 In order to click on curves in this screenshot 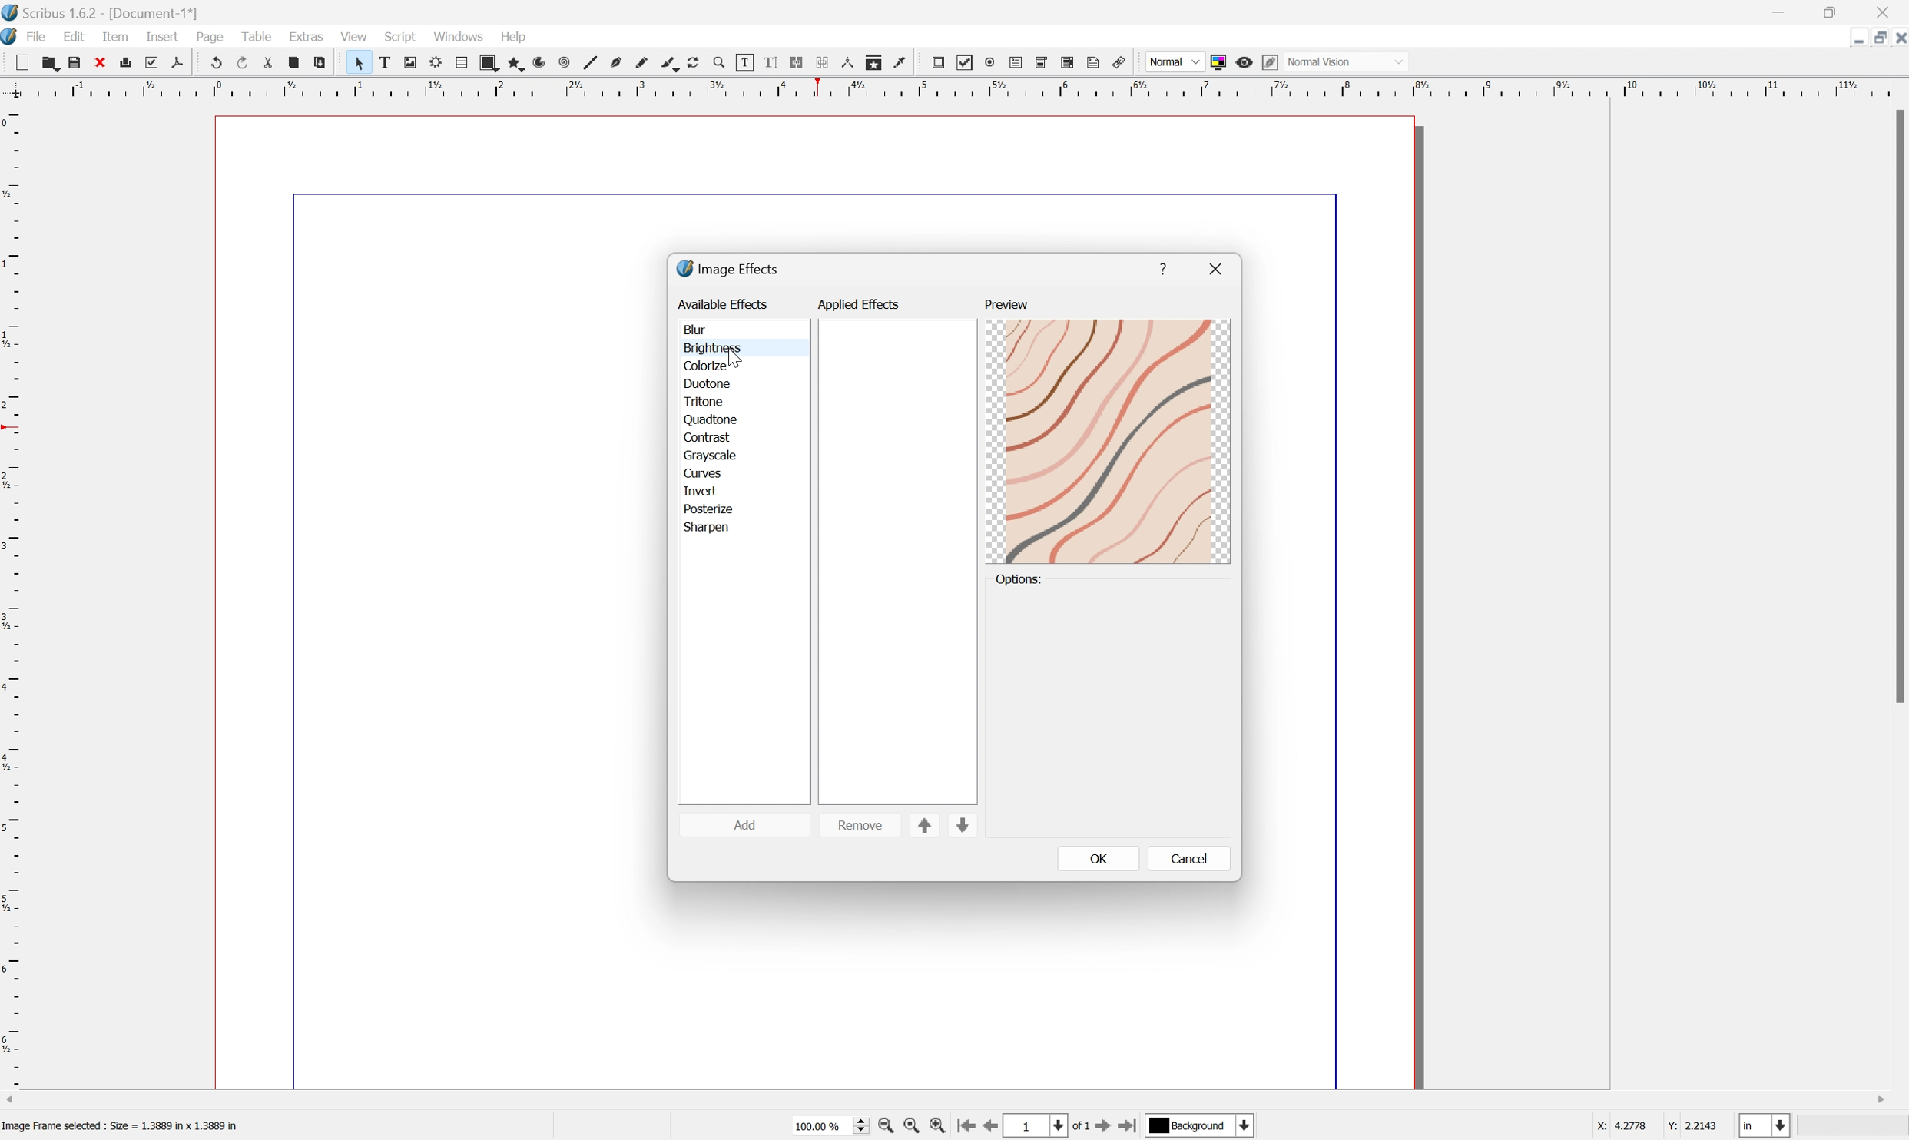, I will do `click(701, 471)`.